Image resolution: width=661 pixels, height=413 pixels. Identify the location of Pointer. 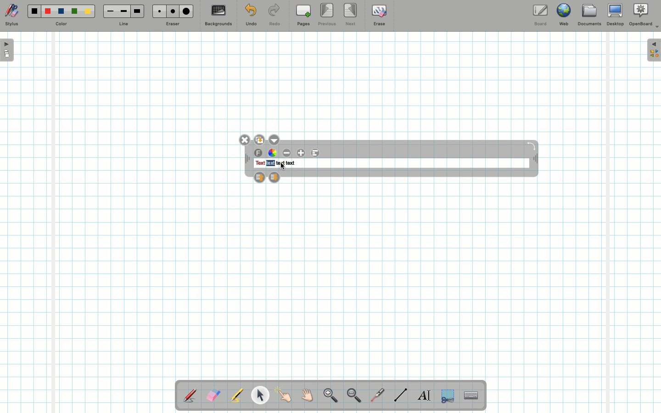
(284, 395).